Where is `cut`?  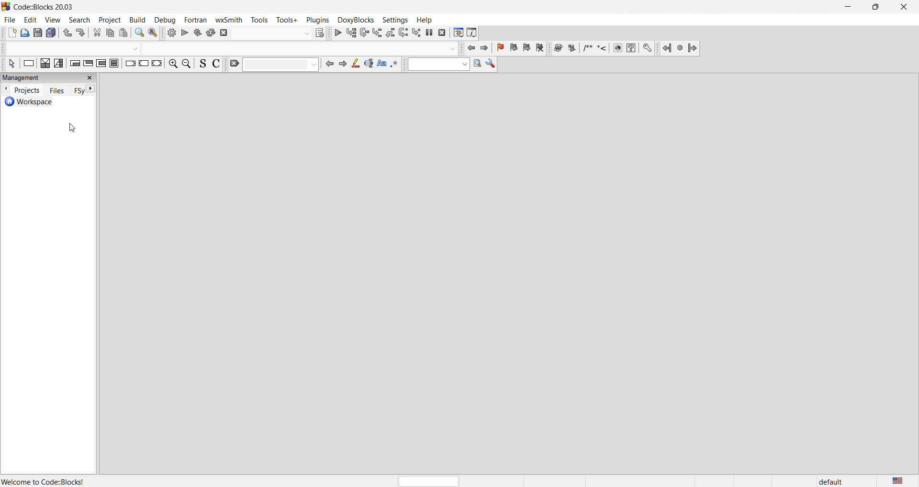
cut is located at coordinates (97, 33).